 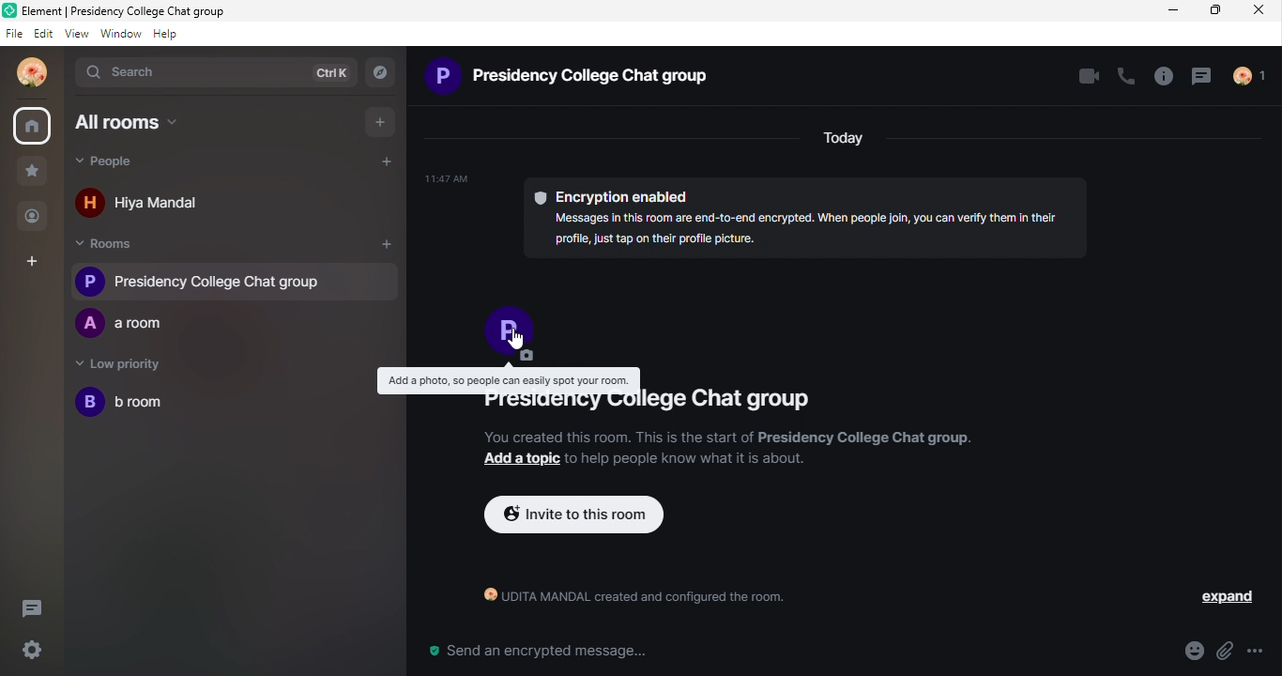 What do you see at coordinates (517, 459) in the screenshot?
I see `‘Add a topic` at bounding box center [517, 459].